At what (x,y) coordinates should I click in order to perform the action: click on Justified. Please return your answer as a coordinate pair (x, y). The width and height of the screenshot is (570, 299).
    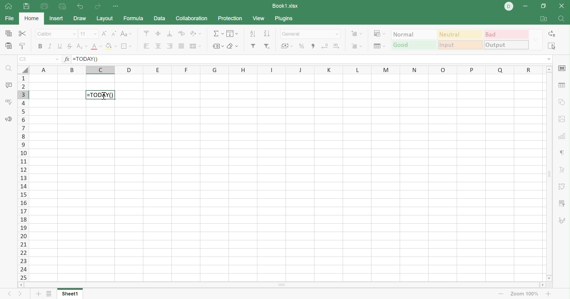
    Looking at the image, I should click on (181, 46).